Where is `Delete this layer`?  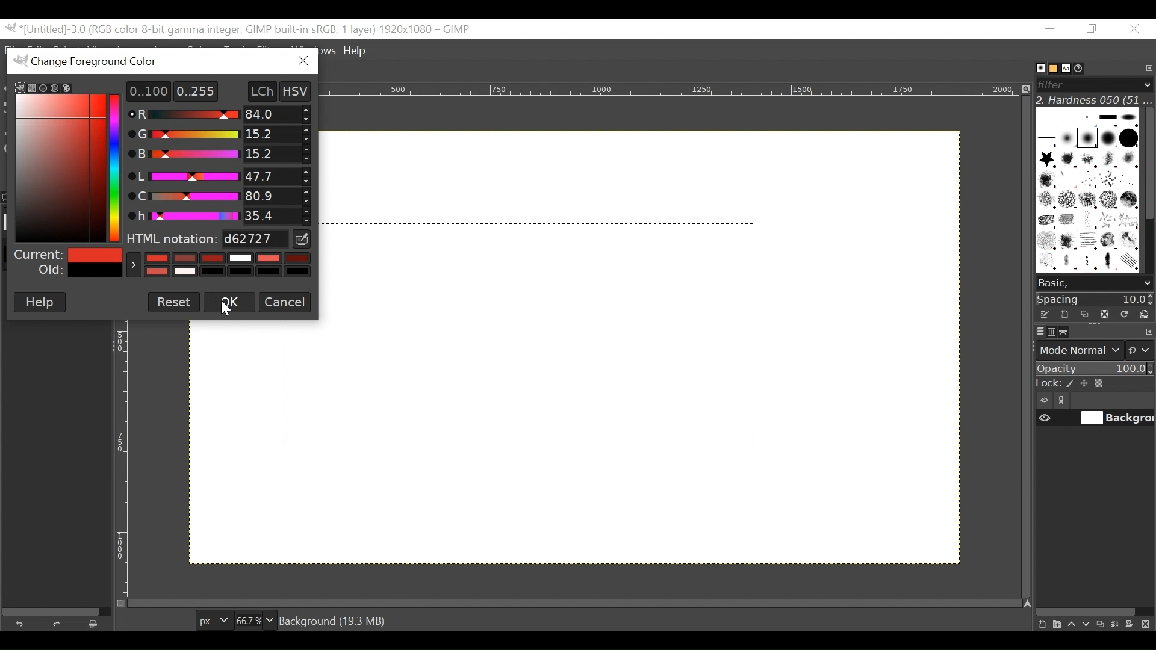 Delete this layer is located at coordinates (1148, 625).